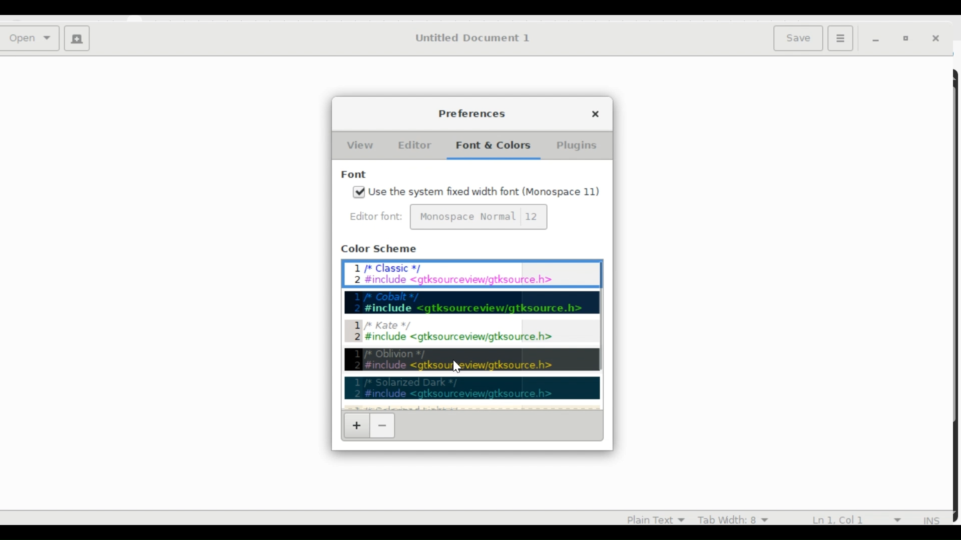  Describe the element at coordinates (878, 39) in the screenshot. I see `minimize` at that location.